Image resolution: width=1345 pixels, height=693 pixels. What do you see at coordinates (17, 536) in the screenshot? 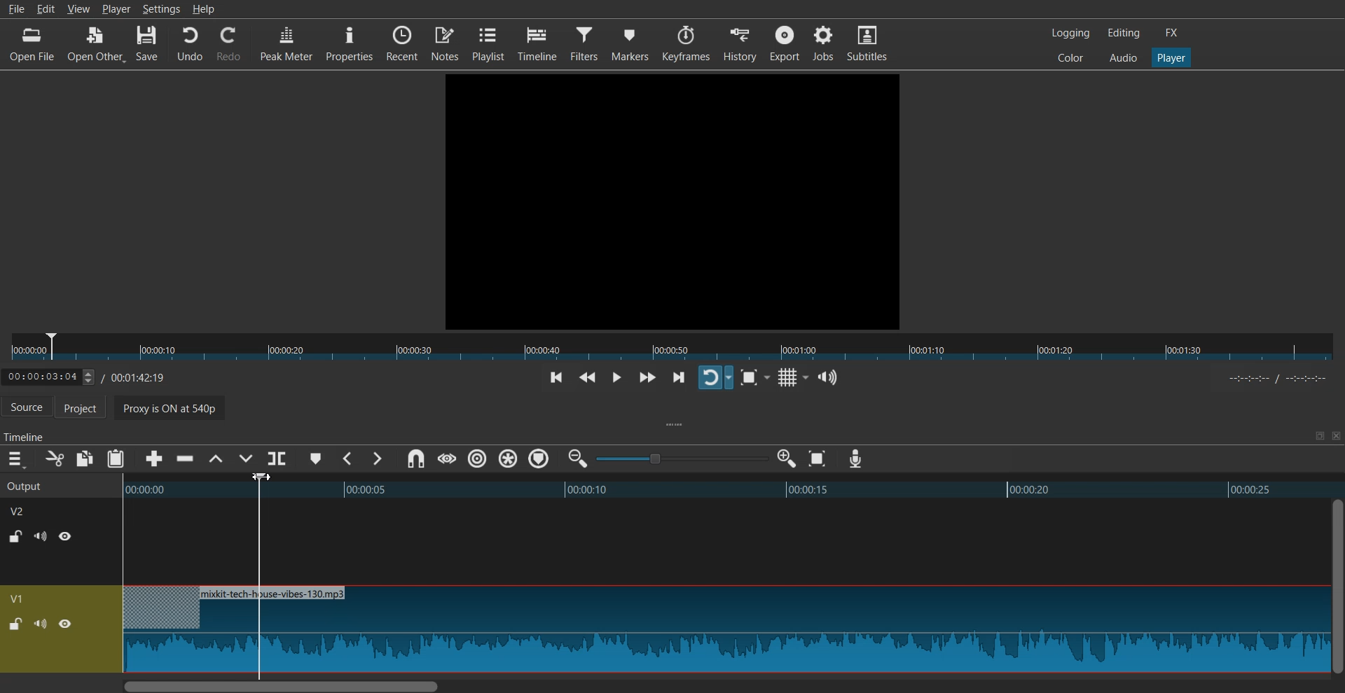
I see `Lock / UnLock` at bounding box center [17, 536].